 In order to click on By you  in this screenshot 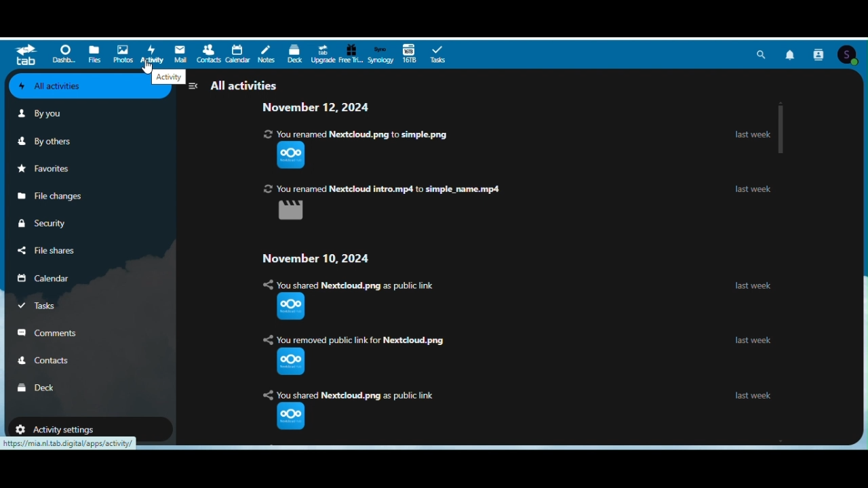, I will do `click(45, 113)`.